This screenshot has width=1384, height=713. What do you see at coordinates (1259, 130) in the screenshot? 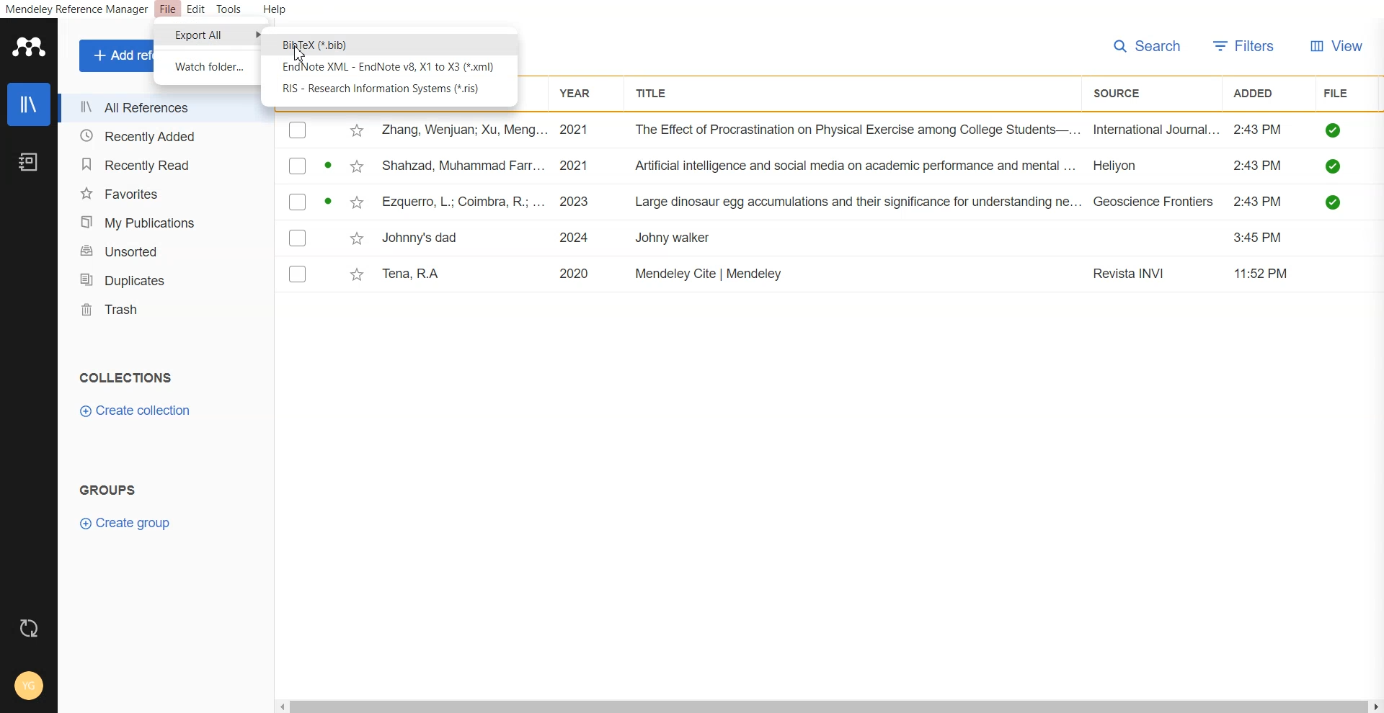
I see `2:43PM` at bounding box center [1259, 130].